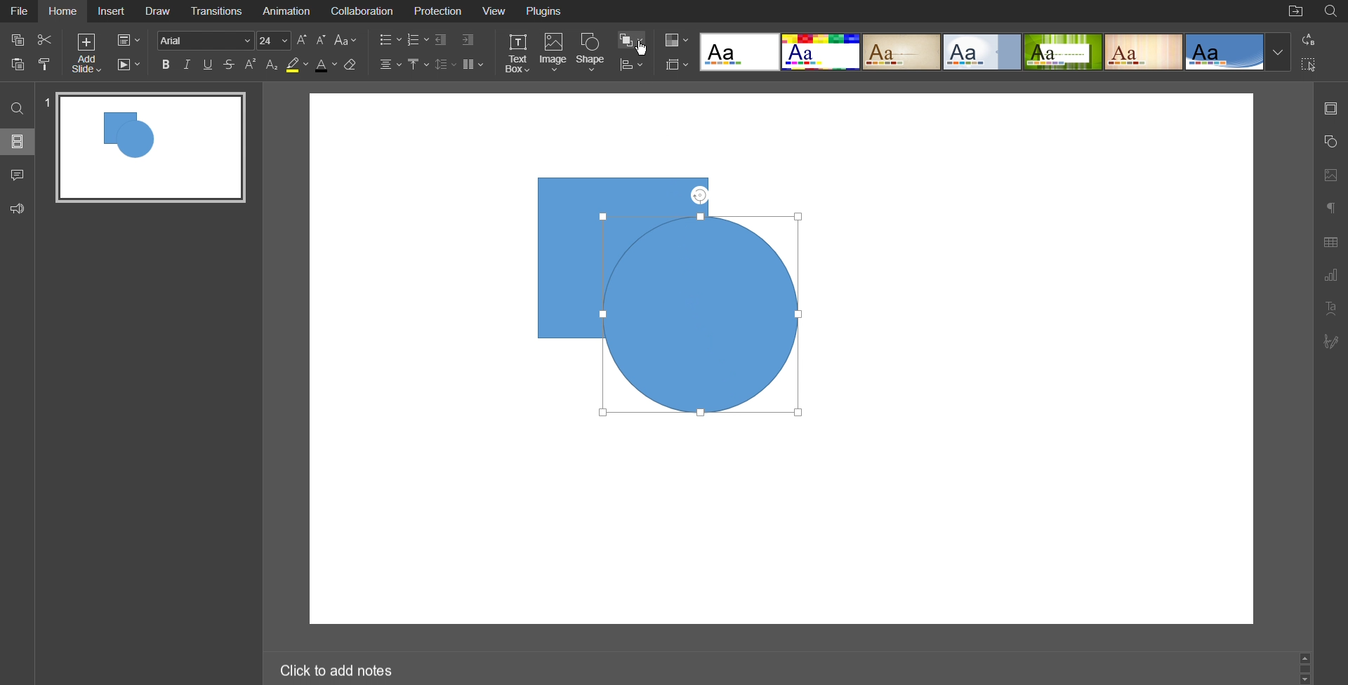 The image size is (1348, 685). Describe the element at coordinates (982, 52) in the screenshot. I see `Official` at that location.